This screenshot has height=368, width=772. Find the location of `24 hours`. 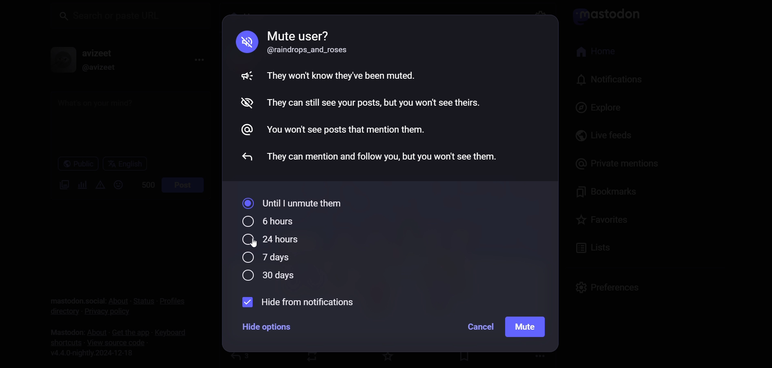

24 hours is located at coordinates (275, 239).